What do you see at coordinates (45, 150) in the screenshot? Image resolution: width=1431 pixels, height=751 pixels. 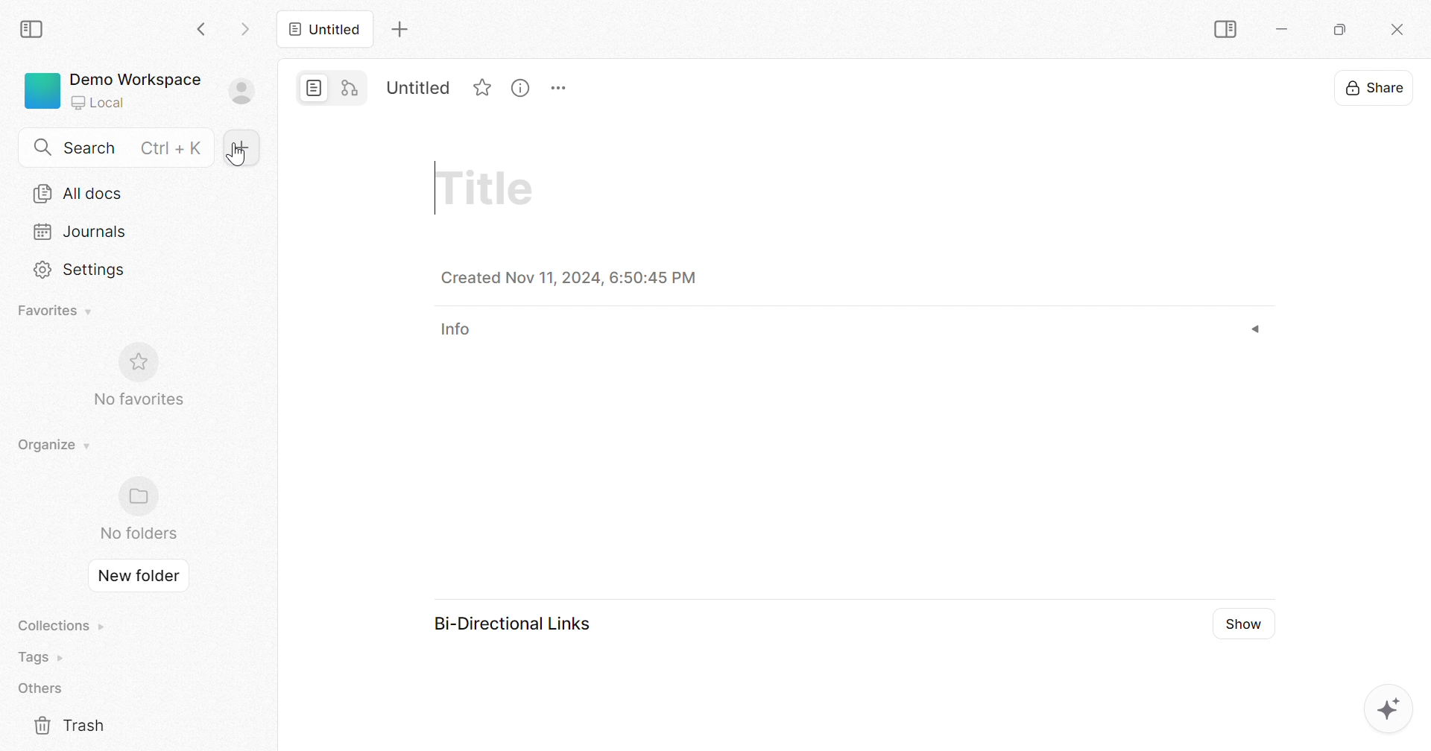 I see `Search icon` at bounding box center [45, 150].